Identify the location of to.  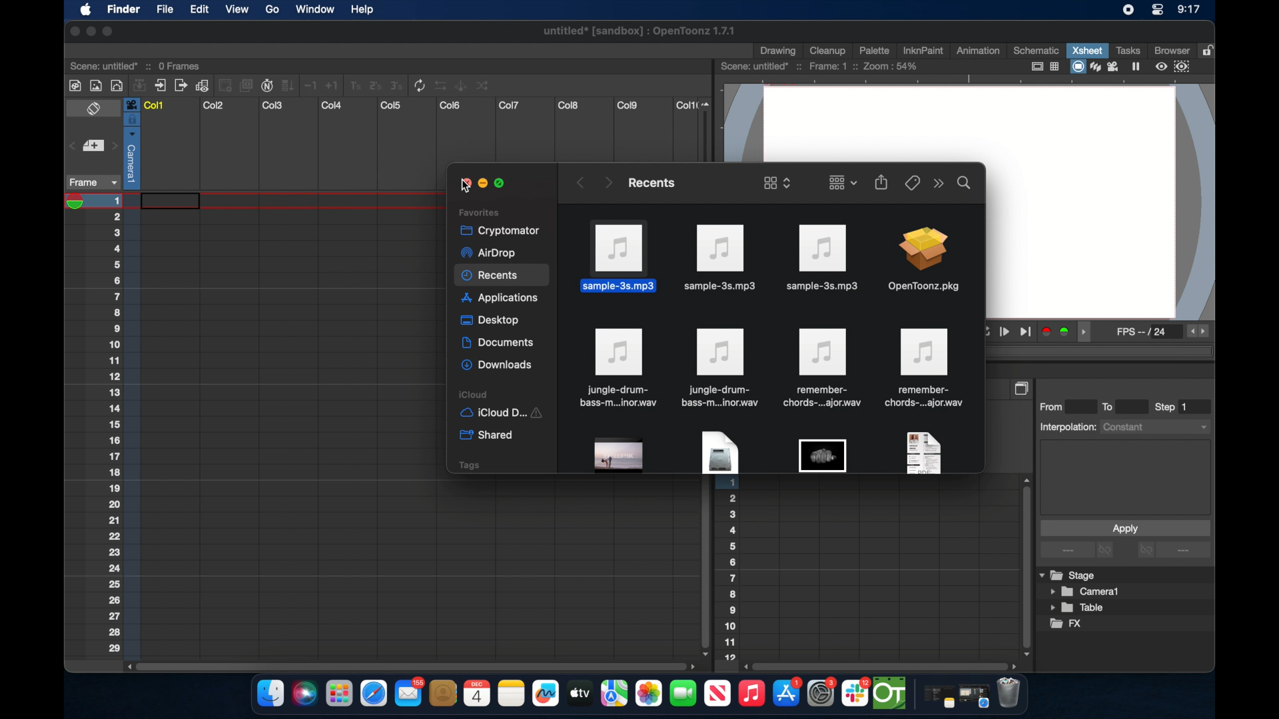
(1112, 406).